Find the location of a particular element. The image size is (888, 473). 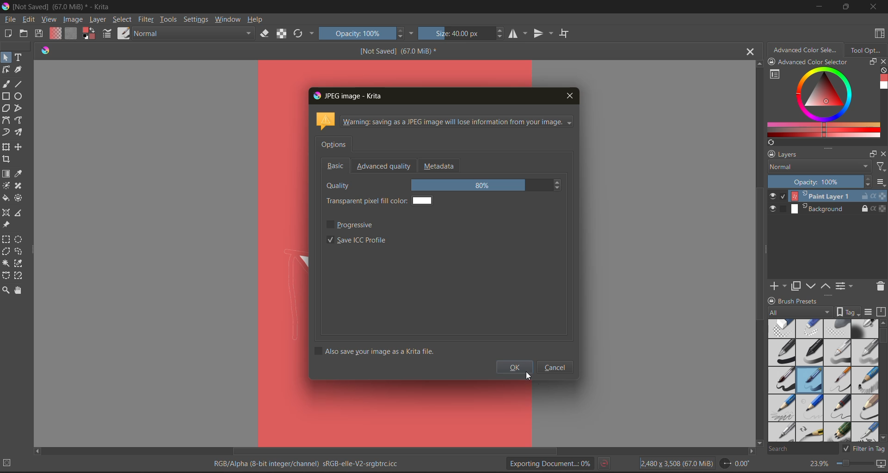

tools is located at coordinates (6, 240).